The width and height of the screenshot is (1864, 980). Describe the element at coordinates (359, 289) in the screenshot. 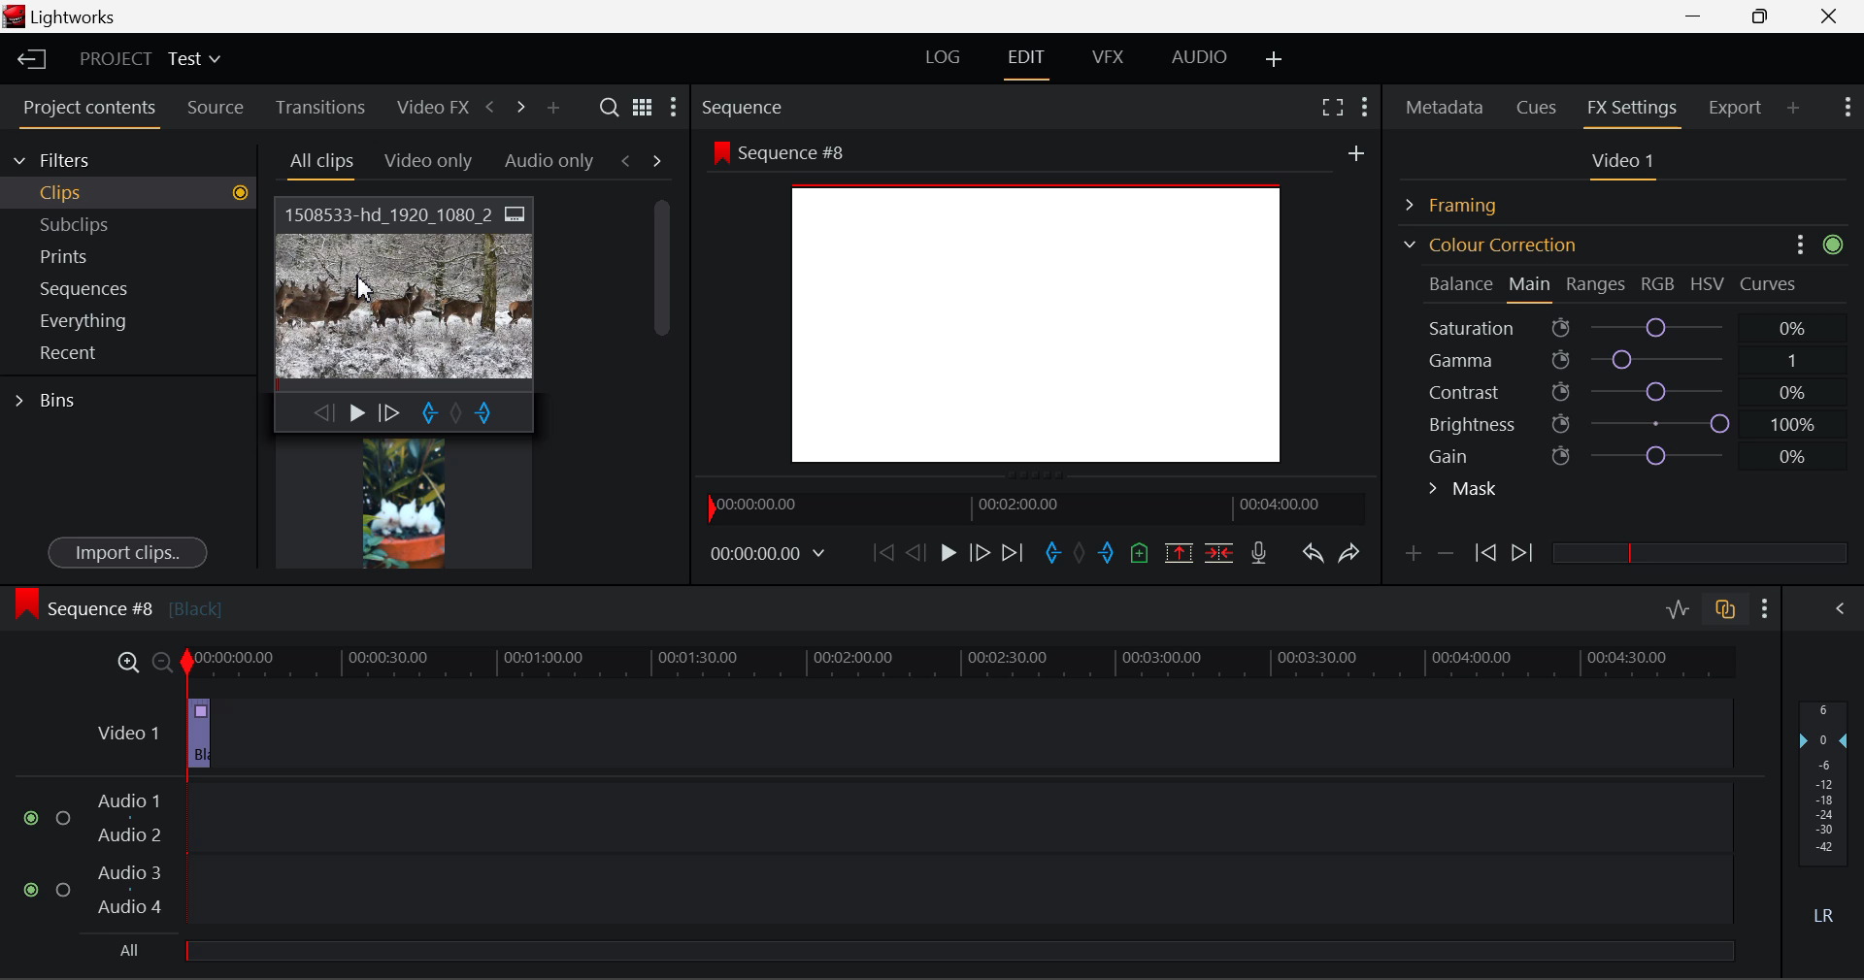

I see `Cursor` at that location.